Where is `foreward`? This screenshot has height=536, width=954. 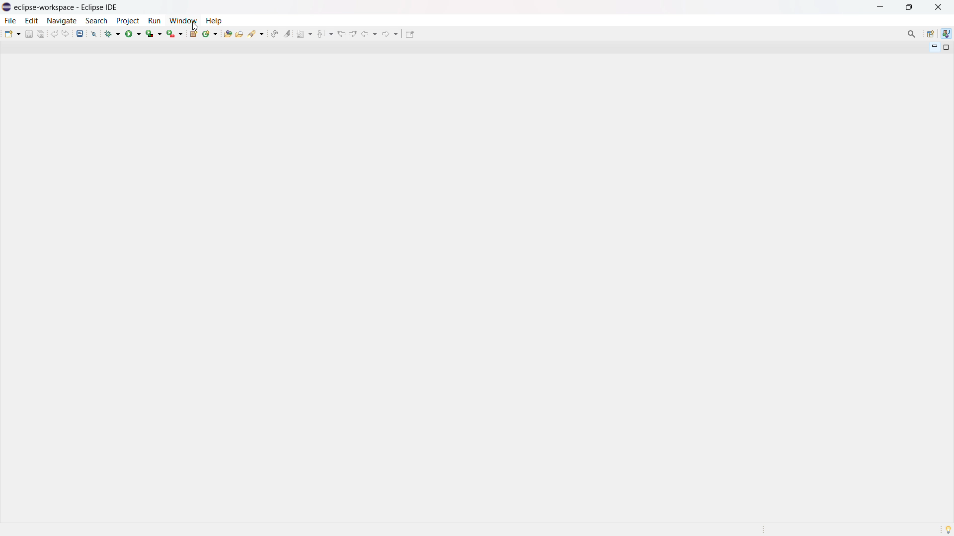 foreward is located at coordinates (391, 33).